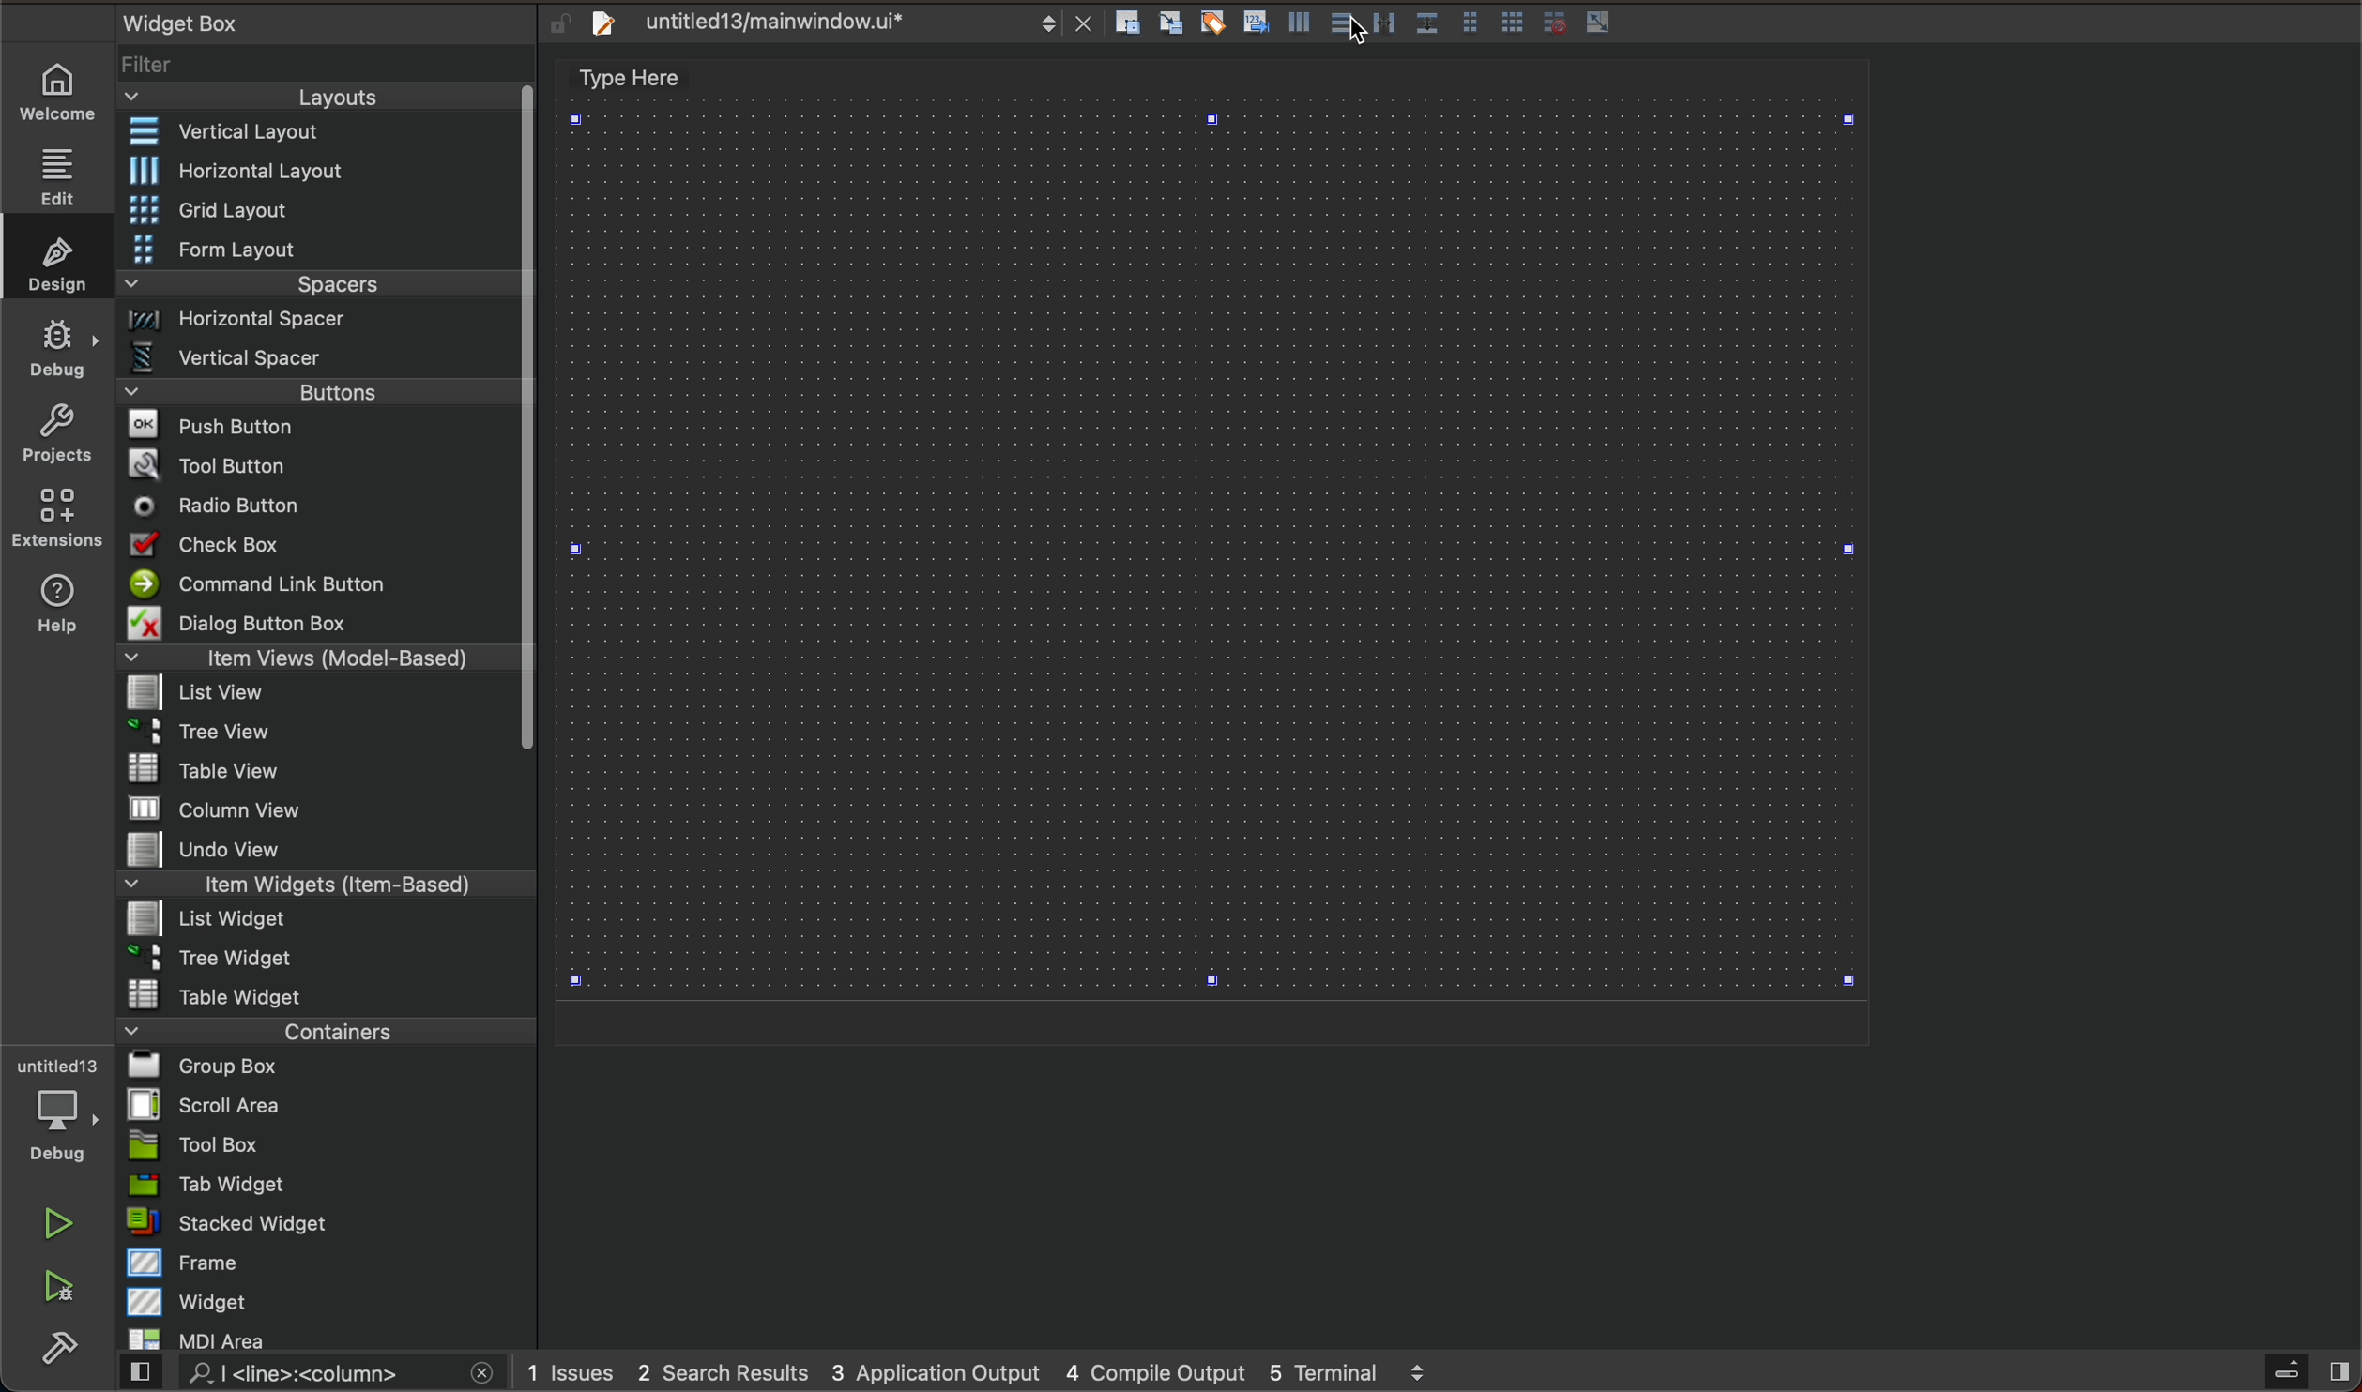 The width and height of the screenshot is (2362, 1392). Describe the element at coordinates (1471, 19) in the screenshot. I see `form layout` at that location.